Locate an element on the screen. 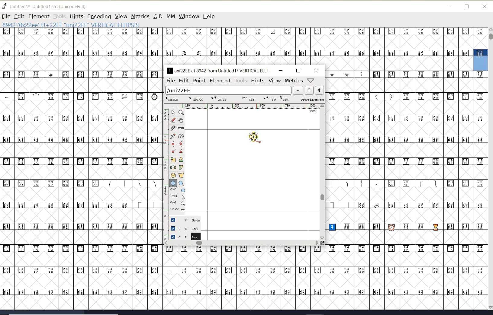  hints is located at coordinates (257, 81).